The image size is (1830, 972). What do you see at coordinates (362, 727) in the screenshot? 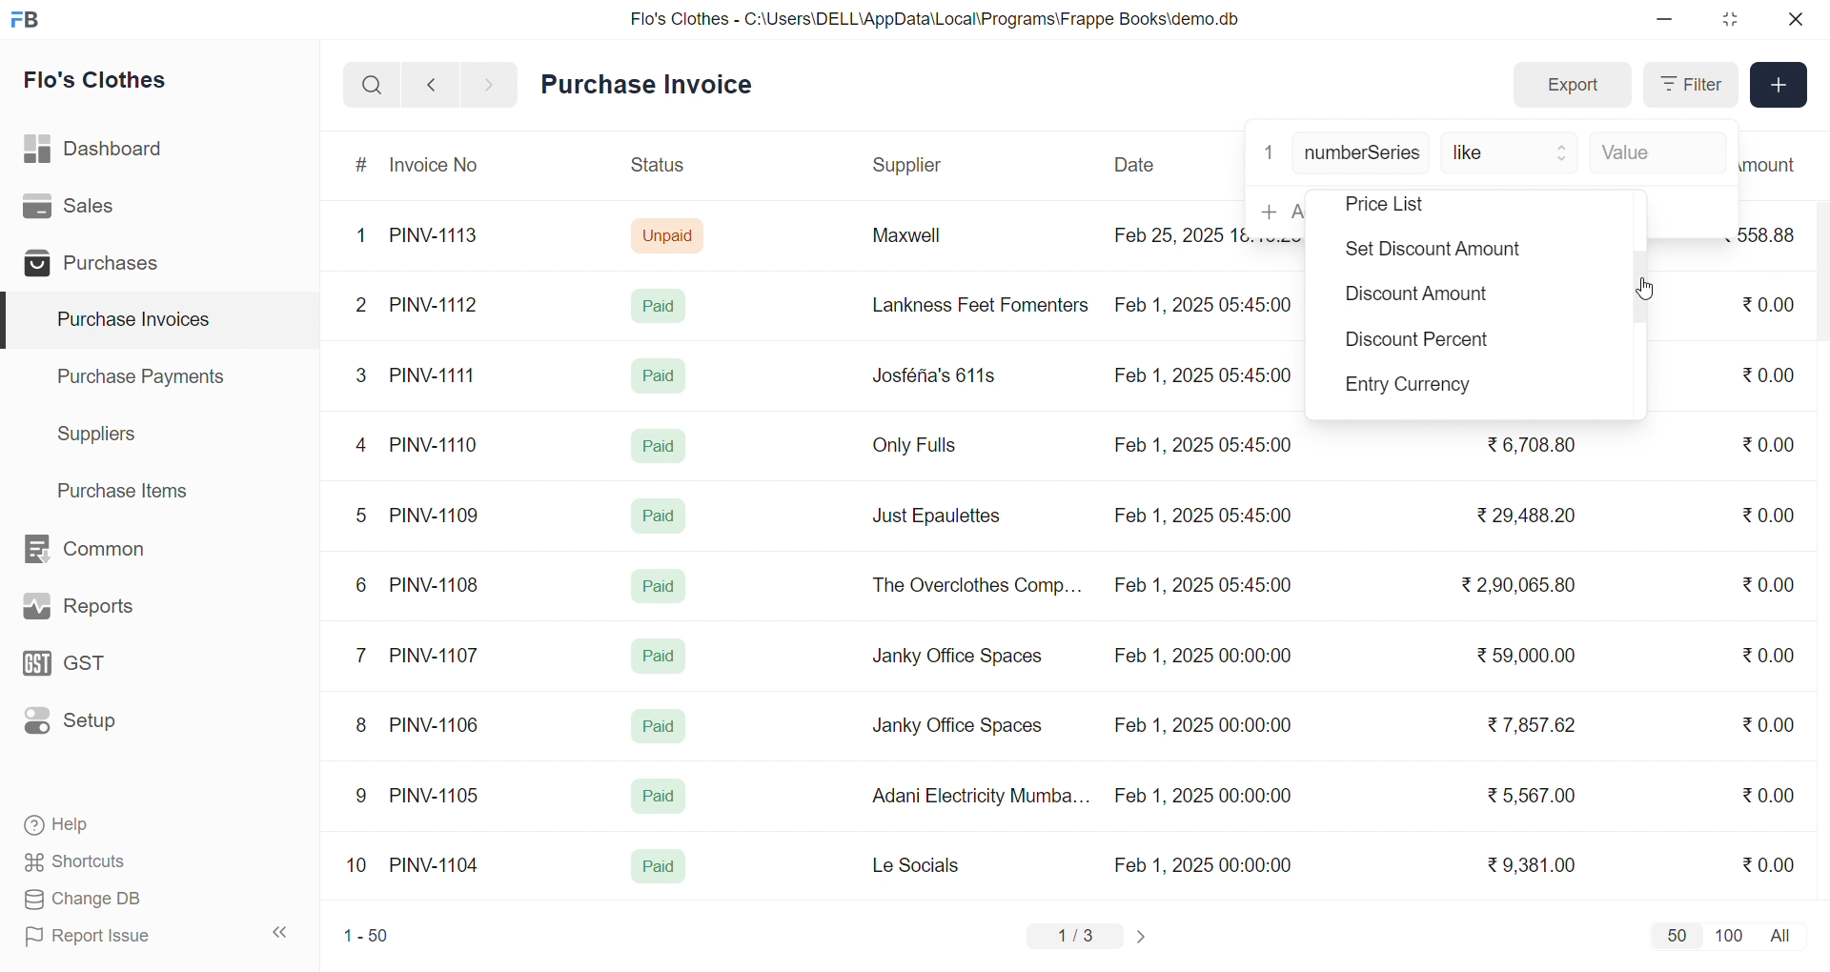
I see `8` at bounding box center [362, 727].